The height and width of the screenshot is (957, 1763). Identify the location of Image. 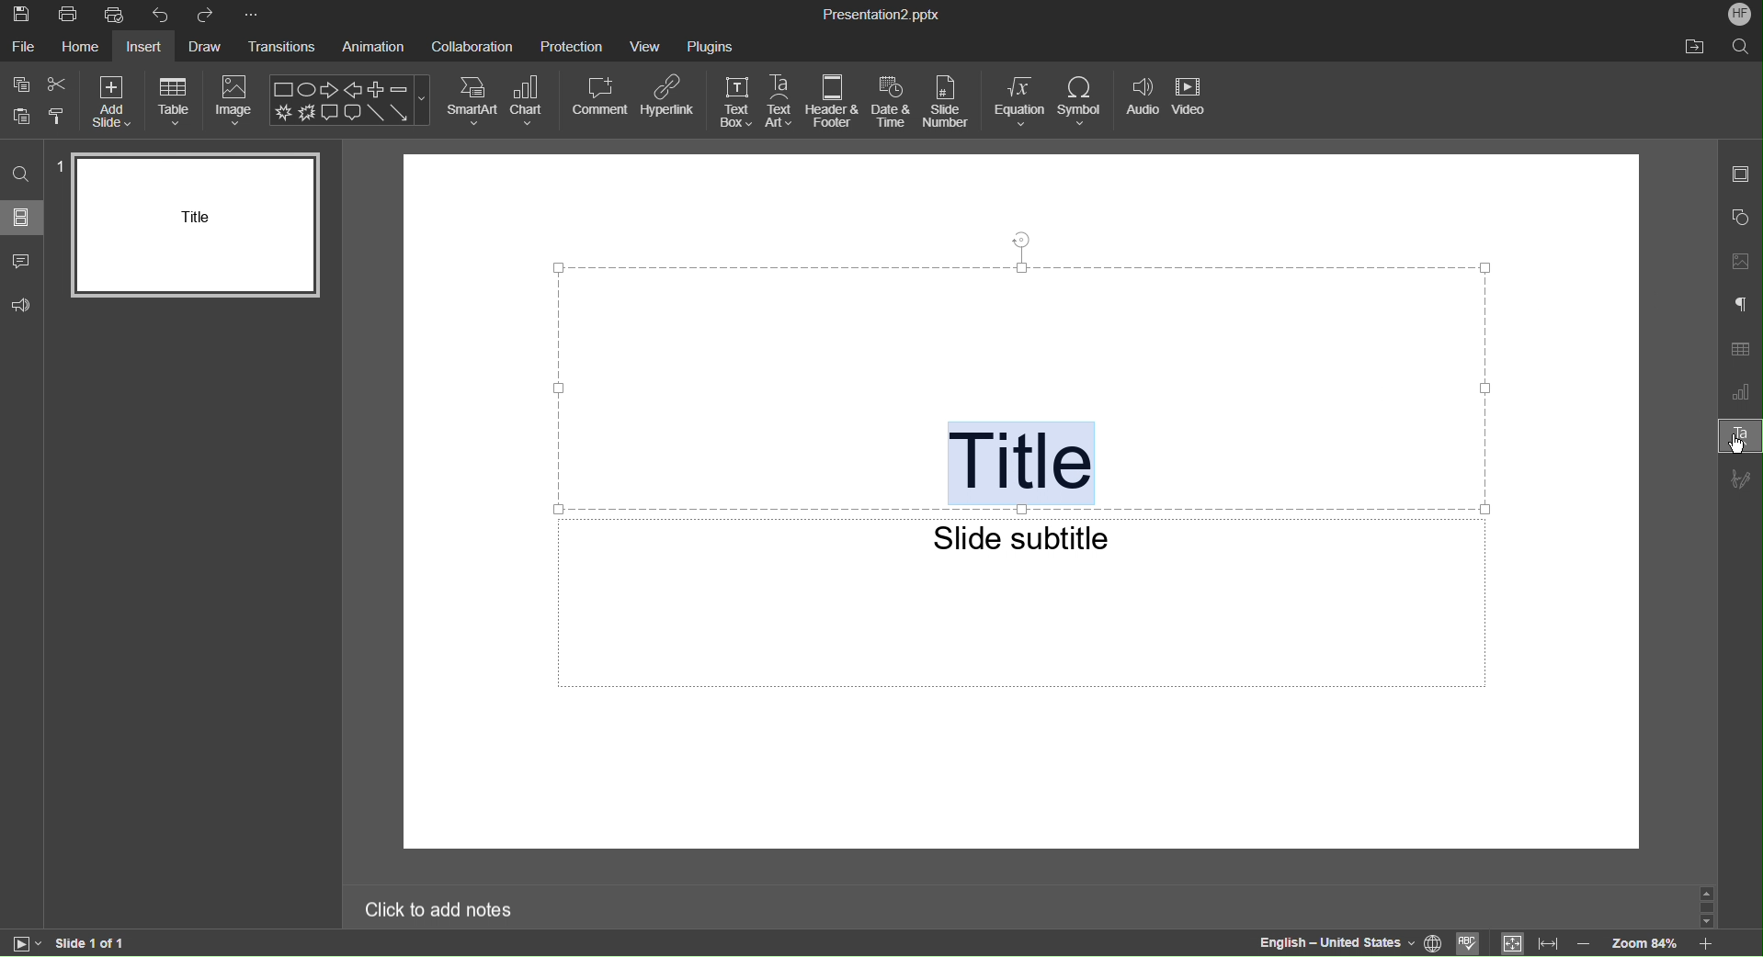
(235, 101).